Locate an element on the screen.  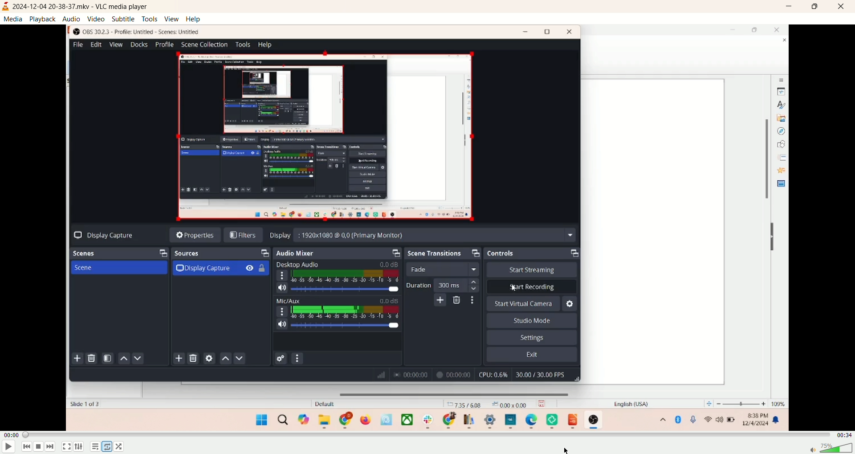
fullscreen is located at coordinates (67, 447).